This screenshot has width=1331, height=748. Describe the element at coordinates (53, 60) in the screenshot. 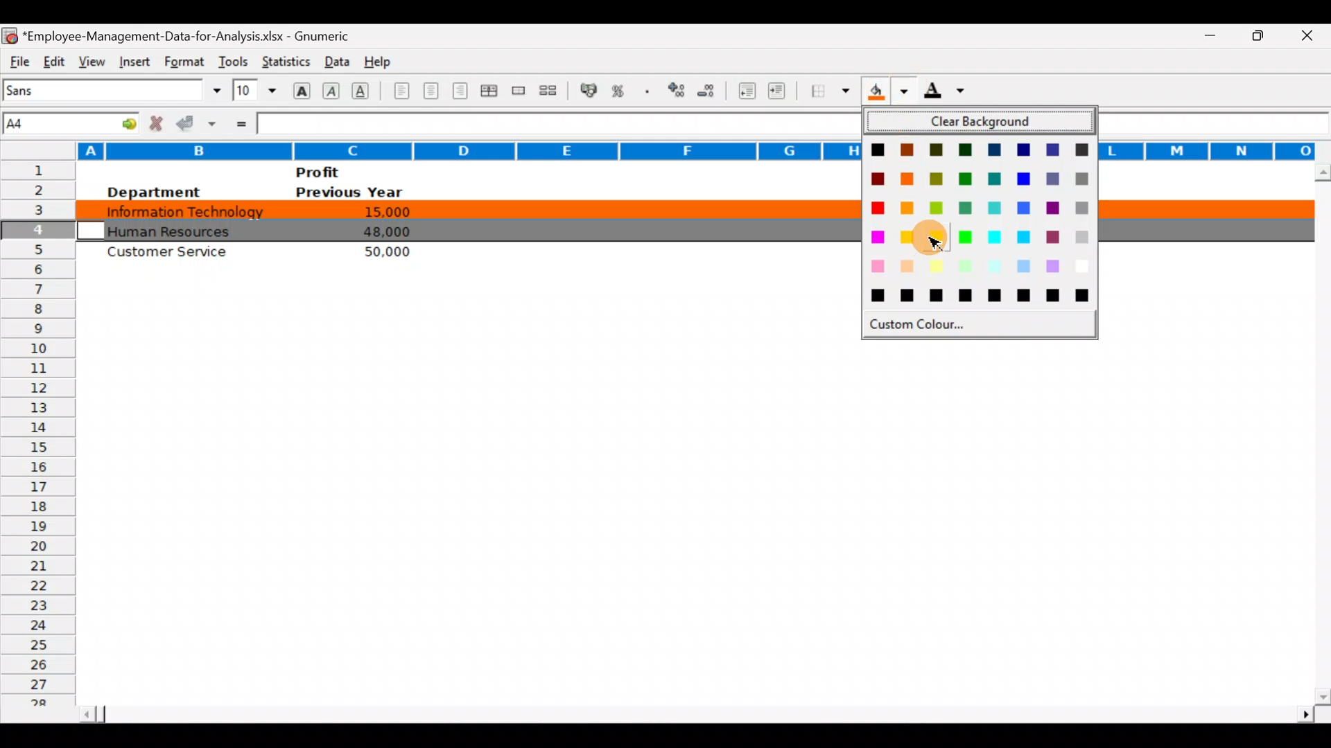

I see `Edit` at that location.